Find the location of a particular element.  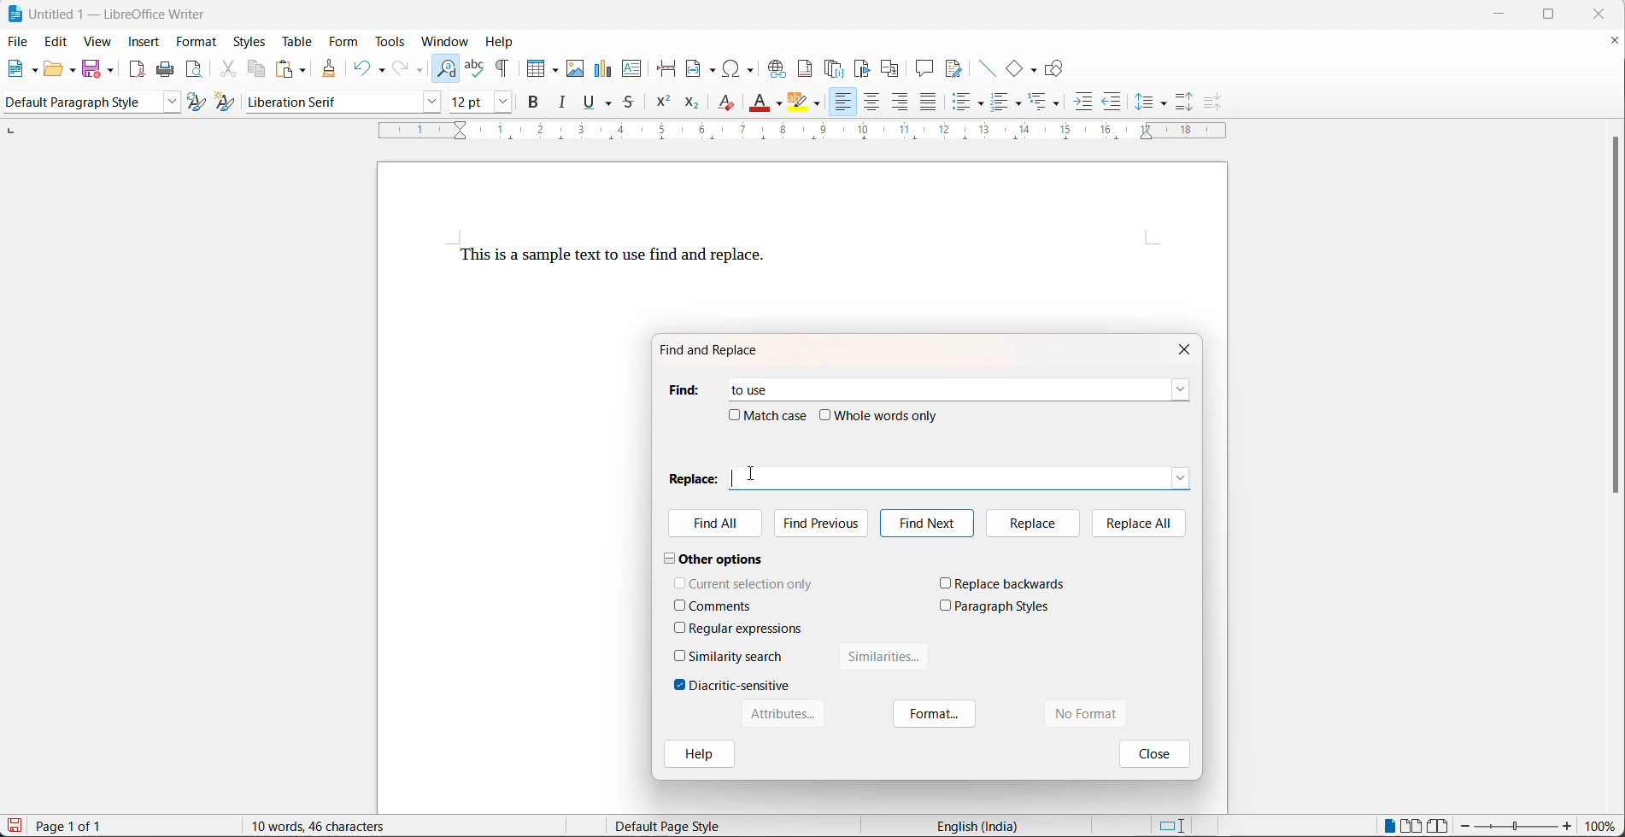

create new style with selection is located at coordinates (228, 102).